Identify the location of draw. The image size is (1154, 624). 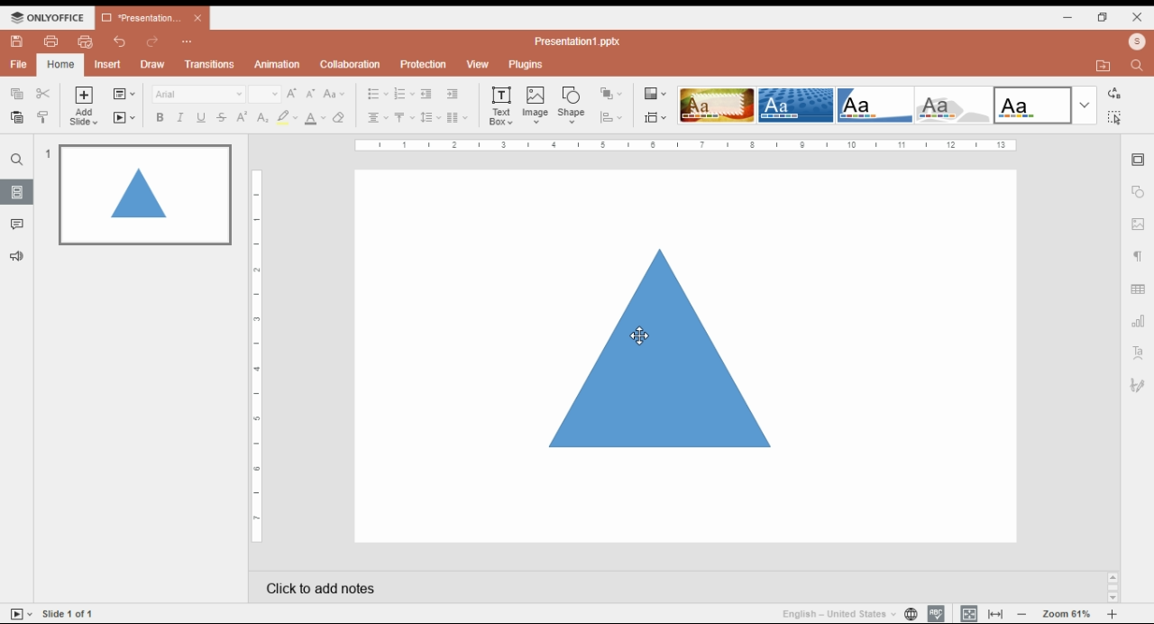
(154, 65).